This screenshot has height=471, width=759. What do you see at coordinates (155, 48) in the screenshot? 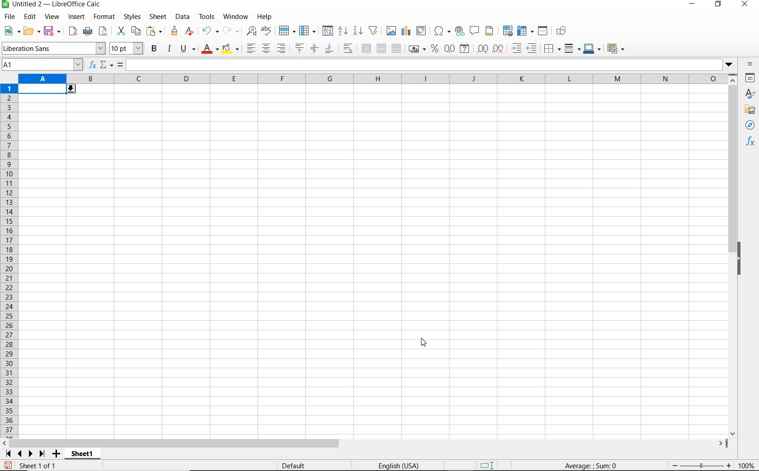
I see `bold` at bounding box center [155, 48].